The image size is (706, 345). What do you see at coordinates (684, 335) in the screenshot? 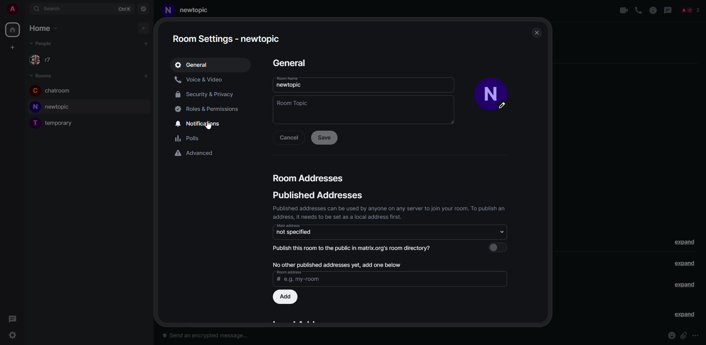
I see `attach` at bounding box center [684, 335].